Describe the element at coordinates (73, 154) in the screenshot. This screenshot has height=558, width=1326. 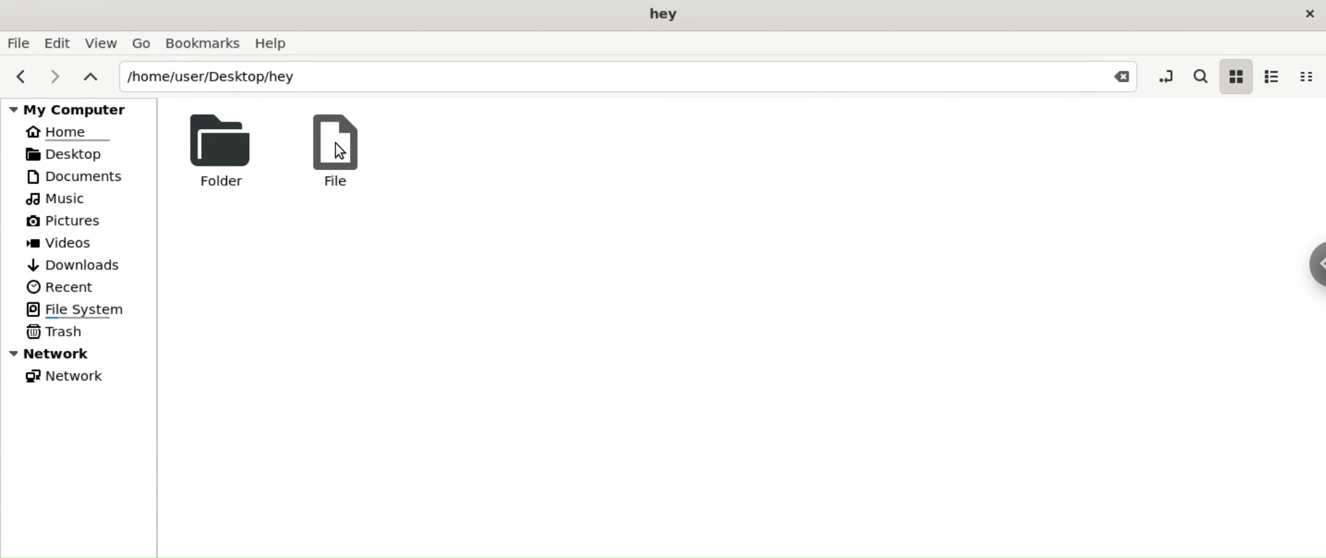
I see `Desktop` at that location.